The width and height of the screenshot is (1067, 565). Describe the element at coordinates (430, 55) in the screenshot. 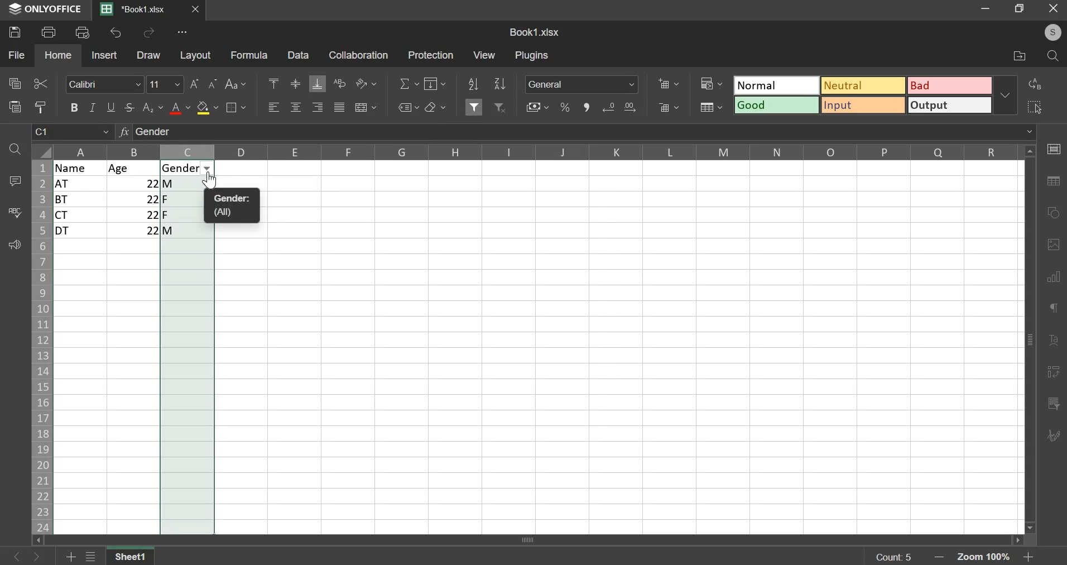

I see `protection` at that location.